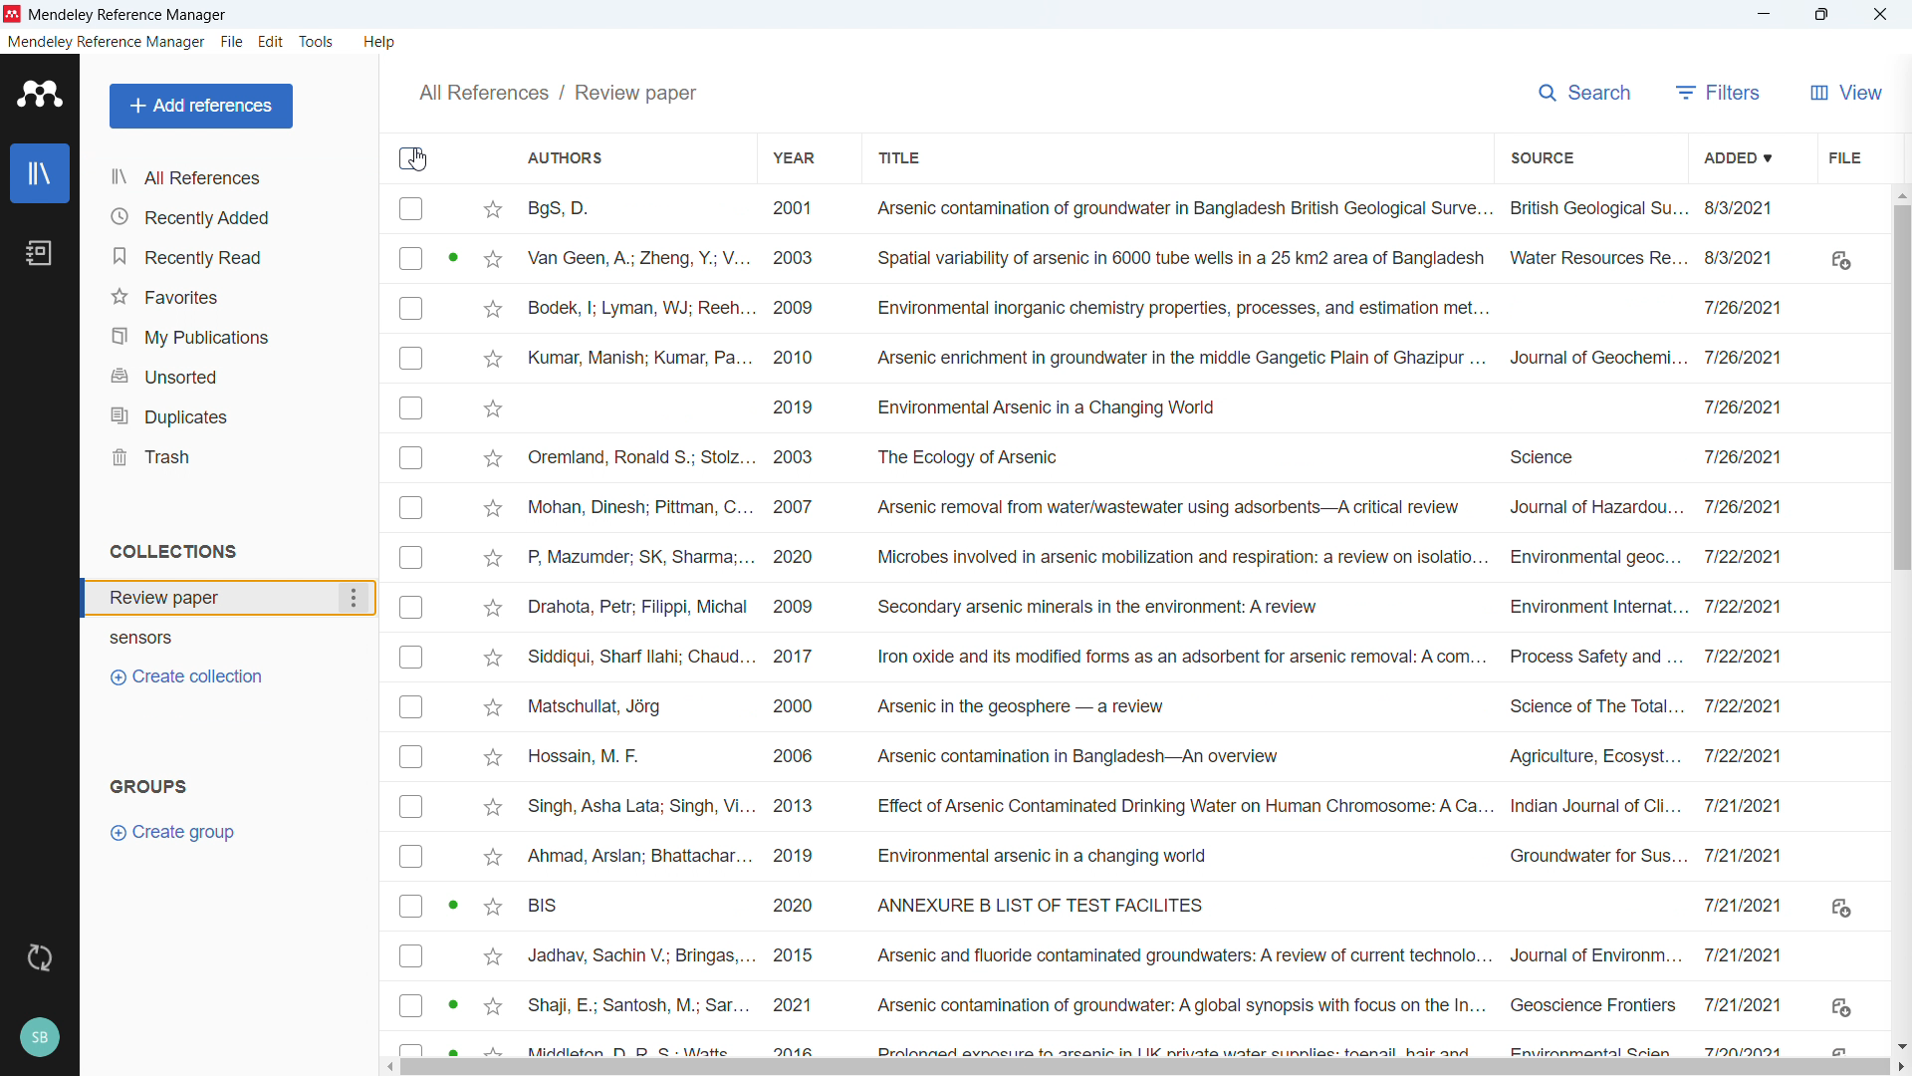 The height and width of the screenshot is (1076, 1912). What do you see at coordinates (492, 310) in the screenshot?
I see `Star mark respective publication` at bounding box center [492, 310].